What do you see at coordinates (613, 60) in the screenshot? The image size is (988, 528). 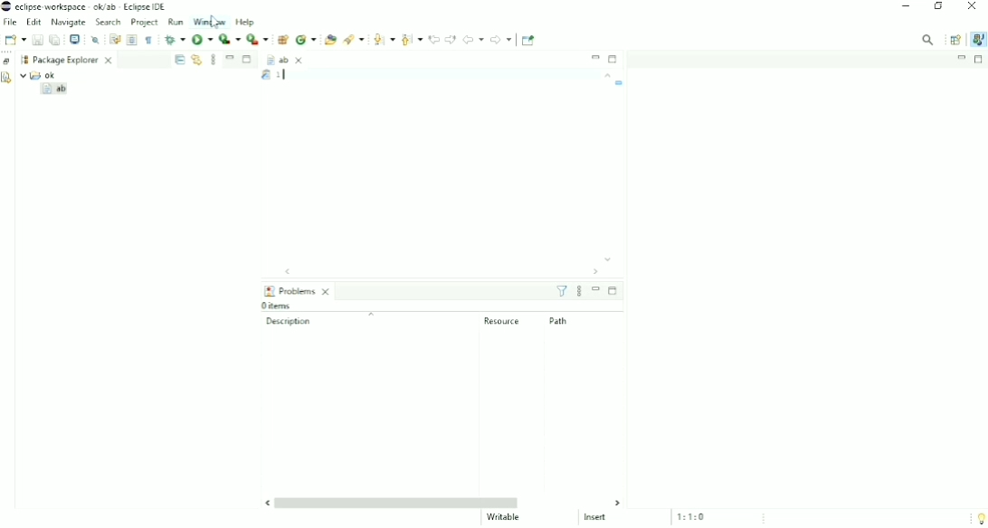 I see `Maximize` at bounding box center [613, 60].